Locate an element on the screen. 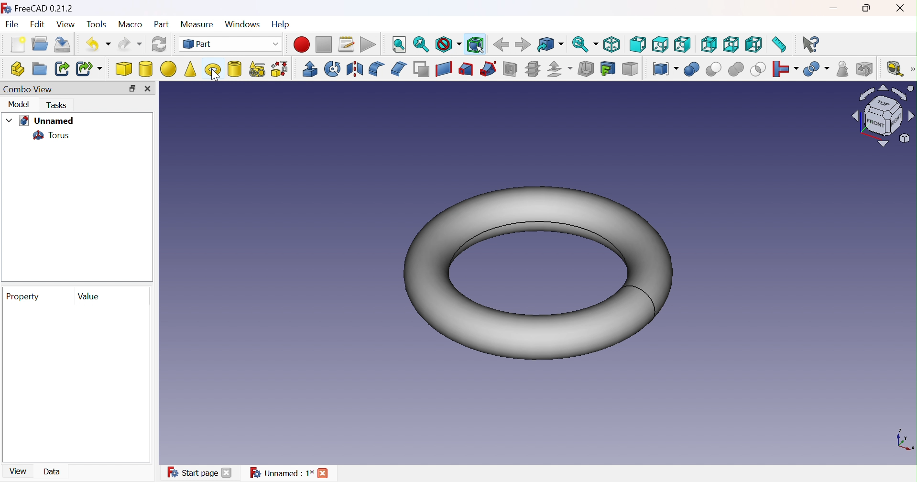 The image size is (917, 482). Offset: is located at coordinates (560, 69).